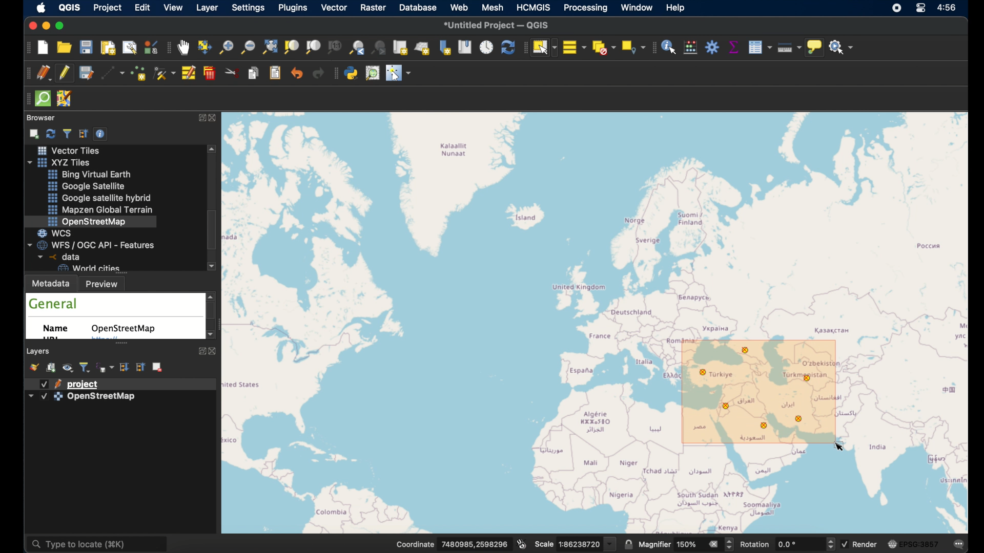 This screenshot has height=553, width=984. Describe the element at coordinates (64, 162) in the screenshot. I see `xyzzy tiles` at that location.